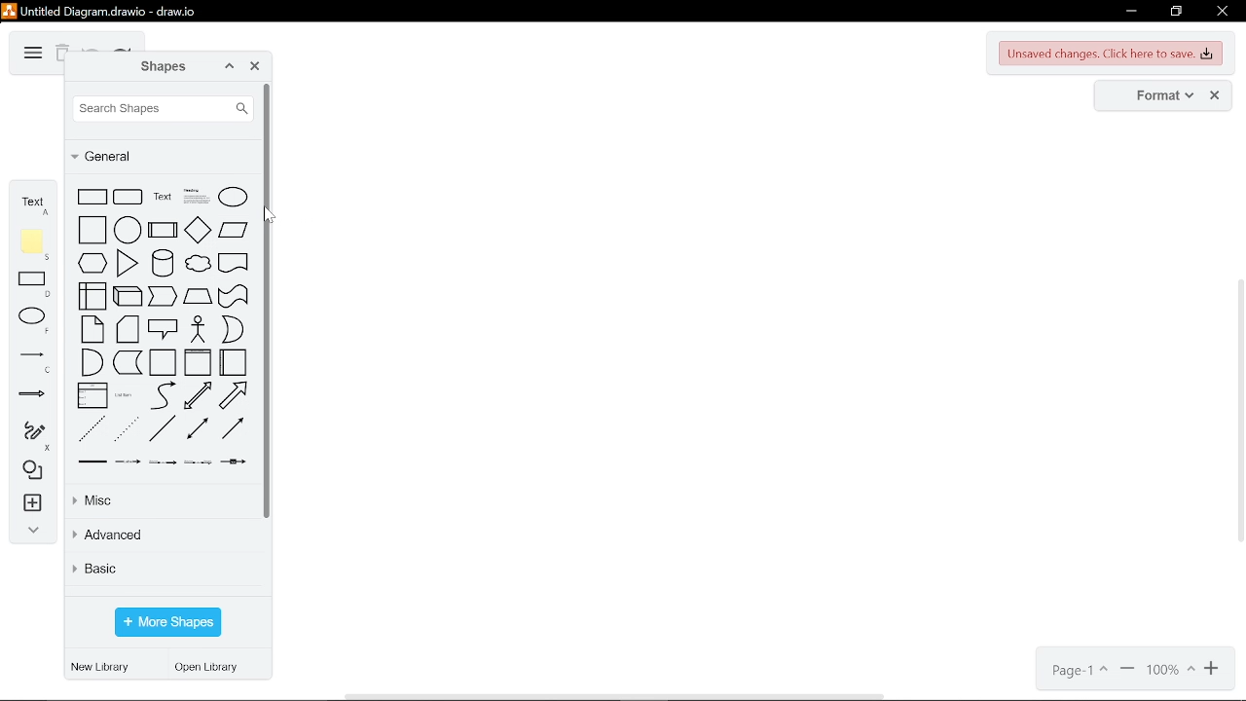  I want to click on bidirectional connector, so click(198, 428).